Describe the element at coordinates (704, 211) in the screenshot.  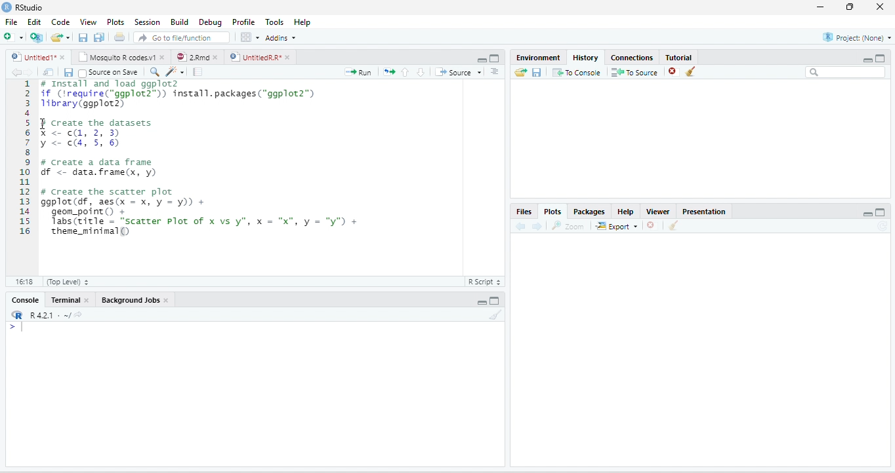
I see `Presentation` at that location.